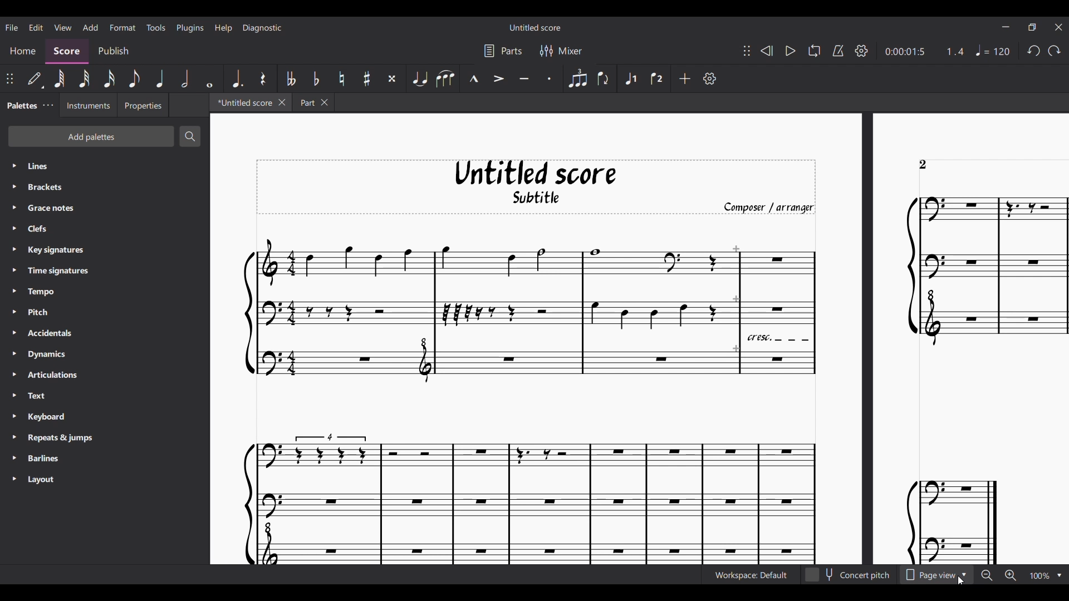 The height and width of the screenshot is (601, 1069). What do you see at coordinates (656, 78) in the screenshot?
I see `Voice 2` at bounding box center [656, 78].